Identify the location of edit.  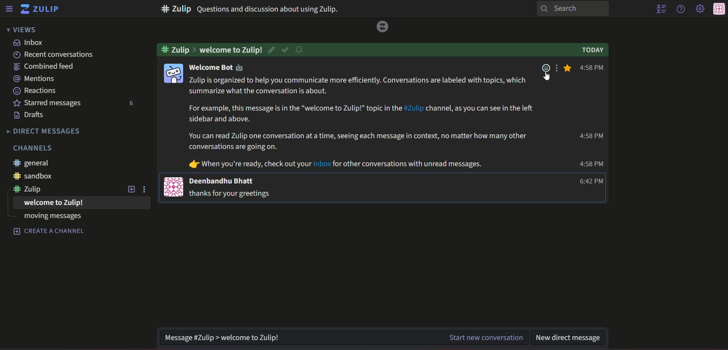
(271, 50).